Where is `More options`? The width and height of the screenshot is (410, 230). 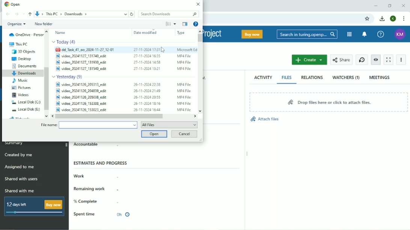 More options is located at coordinates (175, 24).